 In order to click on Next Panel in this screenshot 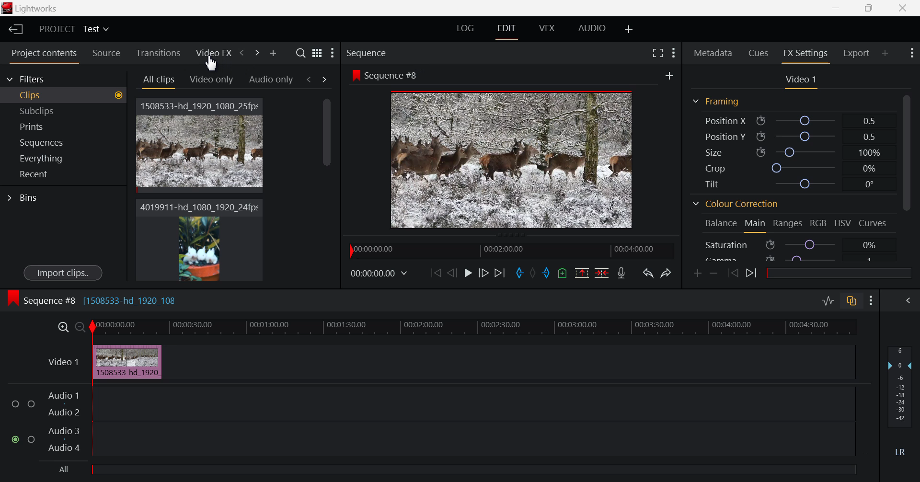, I will do `click(256, 53)`.